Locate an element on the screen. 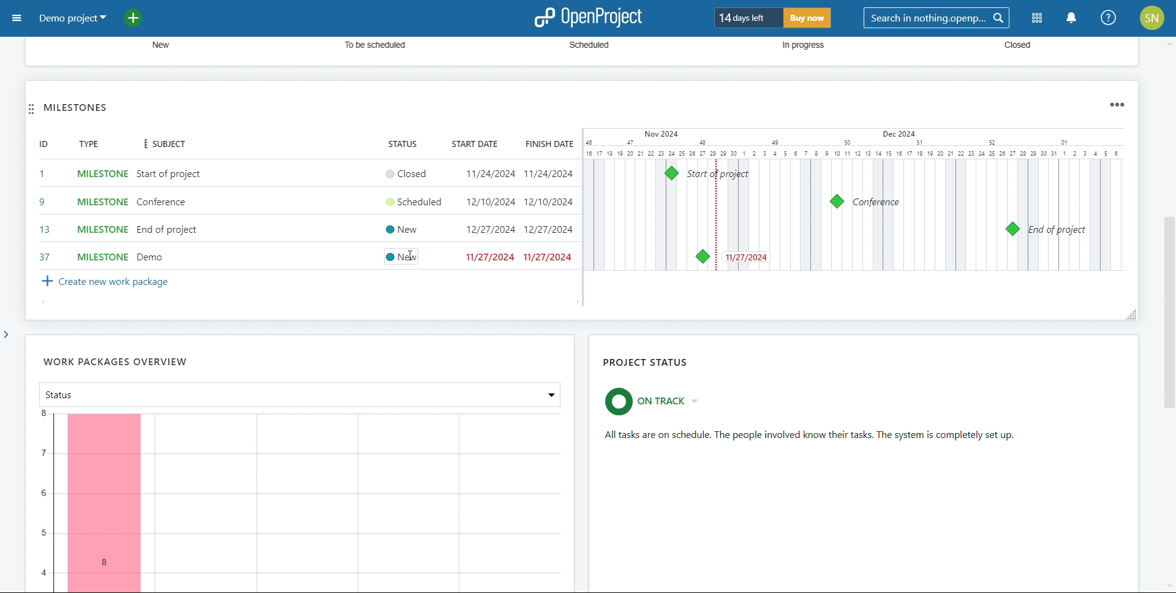 Image resolution: width=1176 pixels, height=593 pixels. status is located at coordinates (812, 436).